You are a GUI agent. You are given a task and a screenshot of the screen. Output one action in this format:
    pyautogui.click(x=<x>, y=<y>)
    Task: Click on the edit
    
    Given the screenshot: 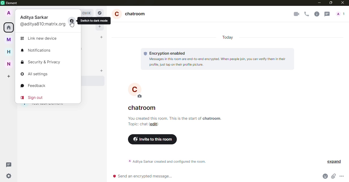 What is the action you would take?
    pyautogui.click(x=154, y=124)
    